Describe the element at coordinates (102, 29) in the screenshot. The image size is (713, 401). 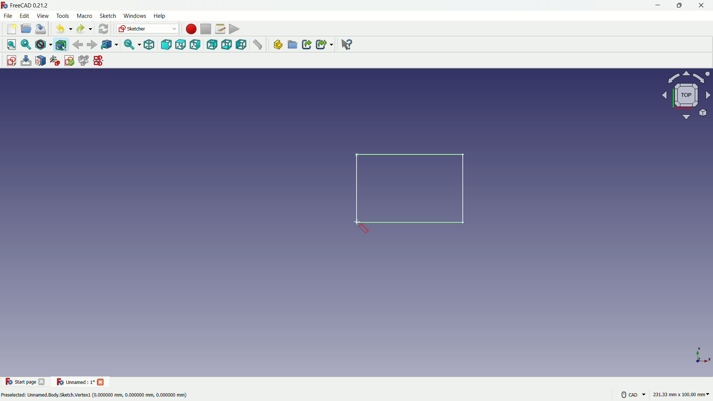
I see `refresh` at that location.